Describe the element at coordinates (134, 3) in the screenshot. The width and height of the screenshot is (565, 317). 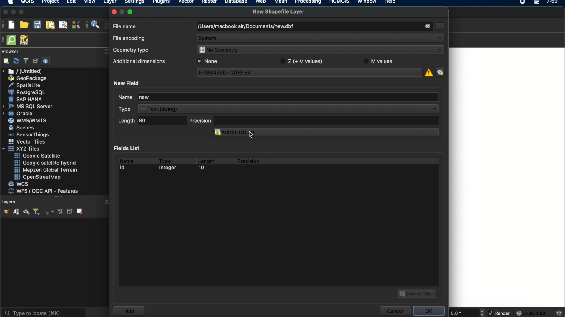
I see `settings` at that location.